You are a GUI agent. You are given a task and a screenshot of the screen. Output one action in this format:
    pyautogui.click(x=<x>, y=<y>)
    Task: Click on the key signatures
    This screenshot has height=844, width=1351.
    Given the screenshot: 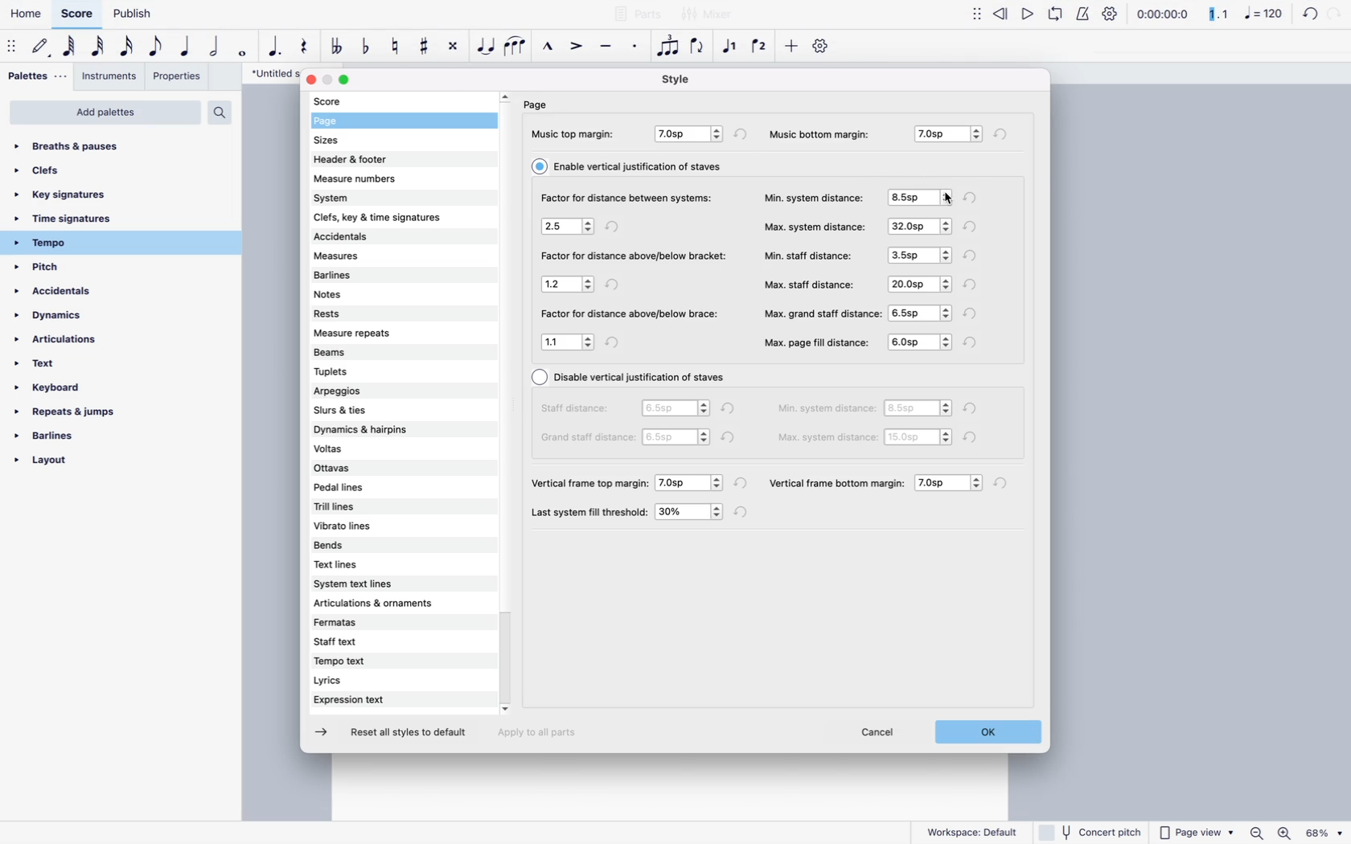 What is the action you would take?
    pyautogui.click(x=75, y=195)
    